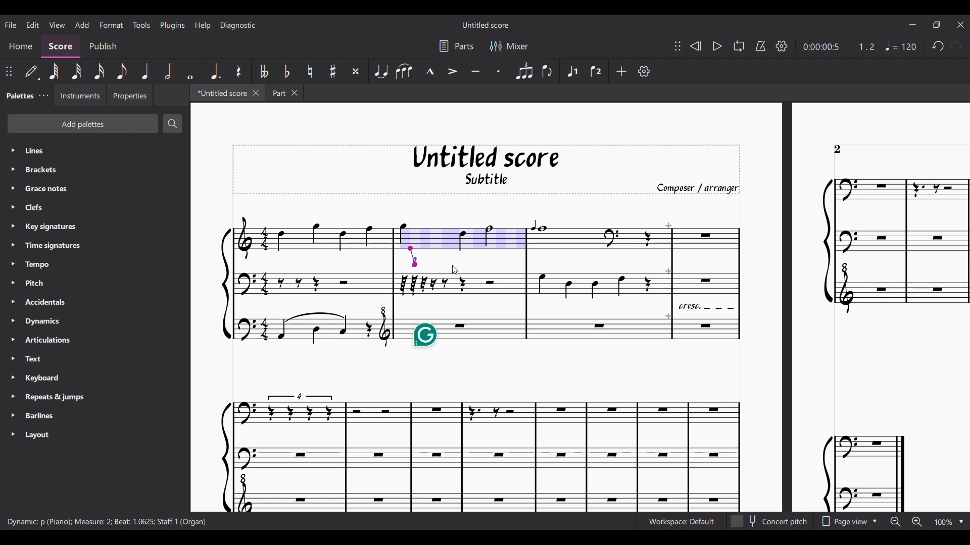 This screenshot has height=545, width=970. What do you see at coordinates (770, 521) in the screenshot?
I see `Toggle for Concert pitch` at bounding box center [770, 521].